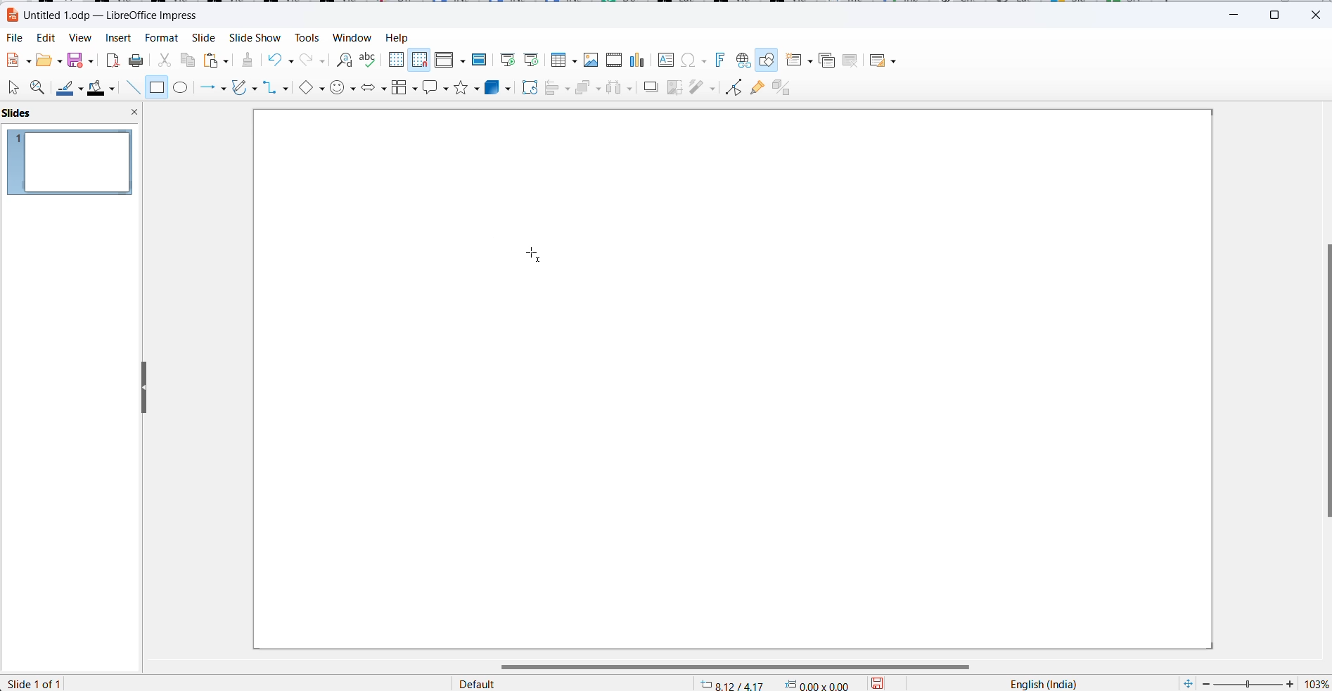  What do you see at coordinates (134, 89) in the screenshot?
I see `line` at bounding box center [134, 89].